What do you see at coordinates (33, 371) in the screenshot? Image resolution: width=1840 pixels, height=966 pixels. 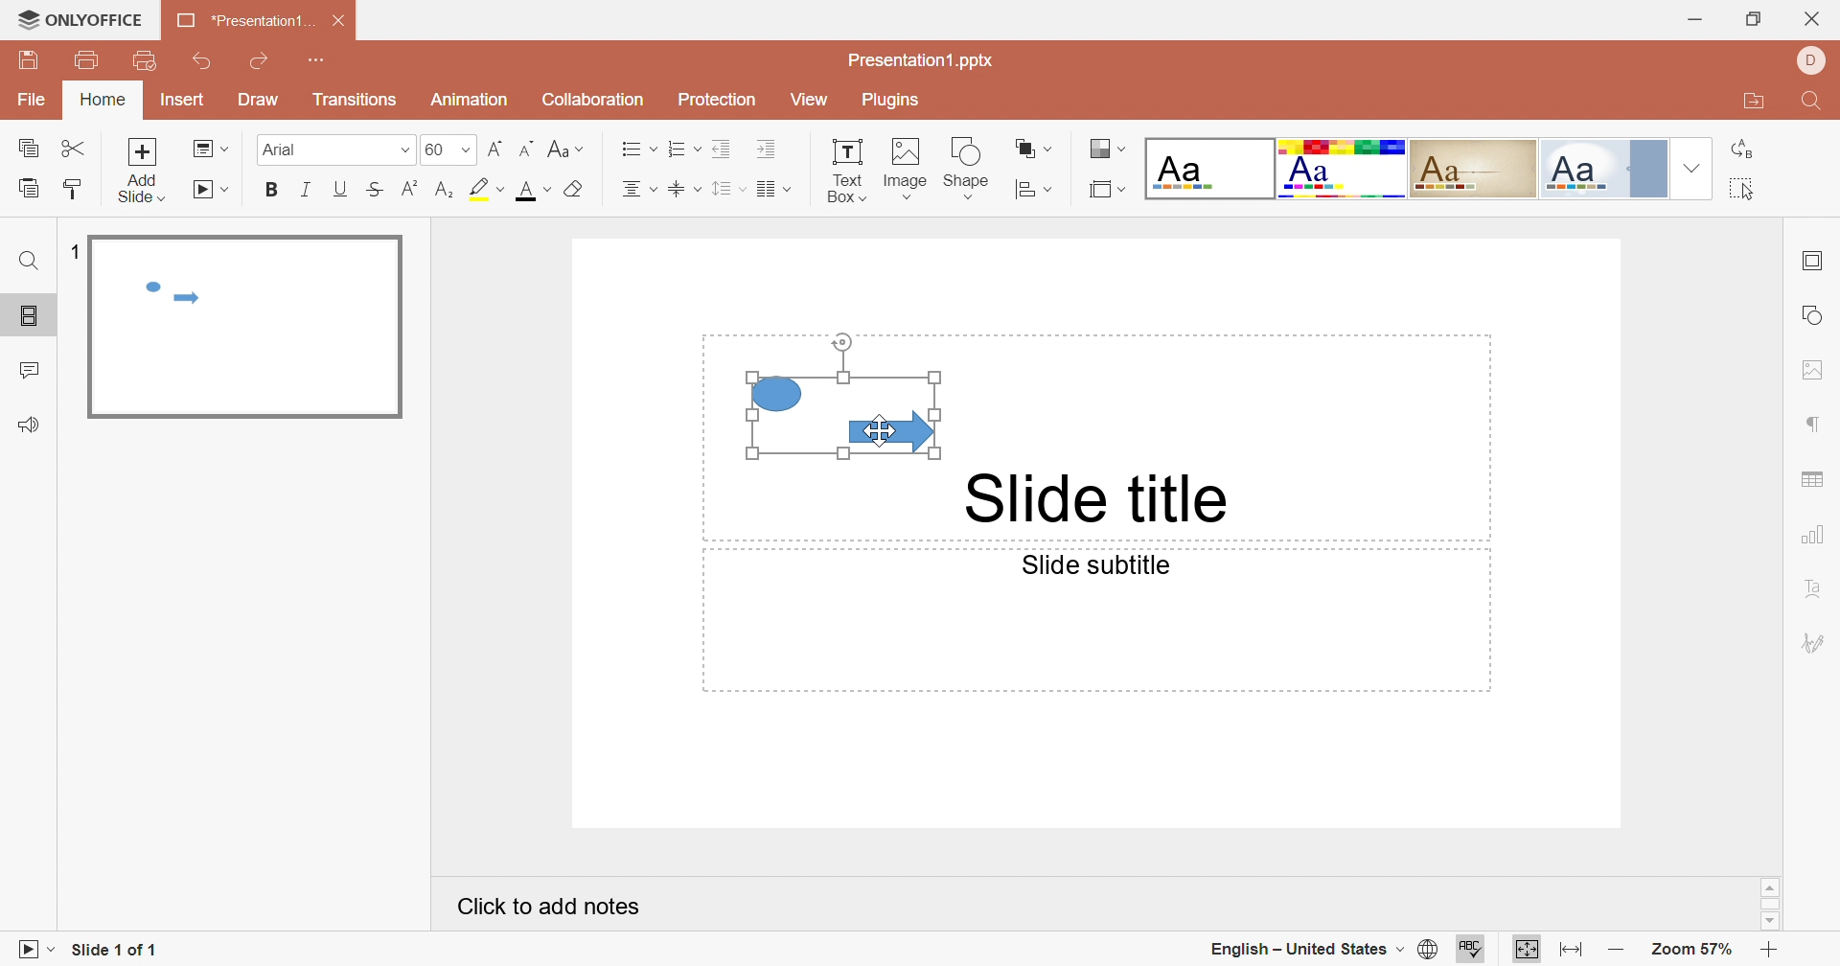 I see `Comments` at bounding box center [33, 371].